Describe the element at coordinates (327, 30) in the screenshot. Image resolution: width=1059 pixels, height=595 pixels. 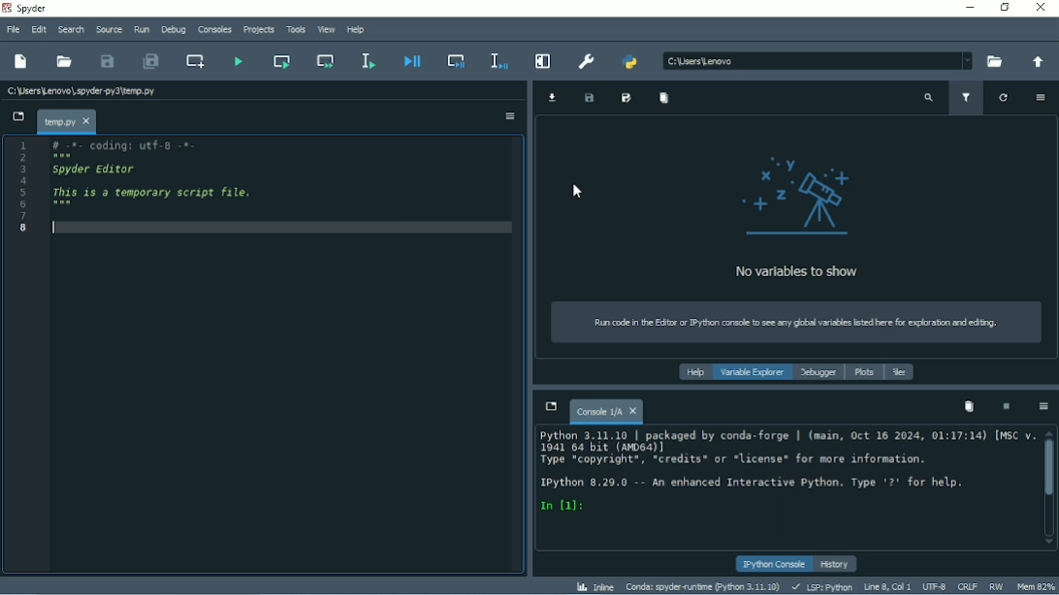
I see `View` at that location.